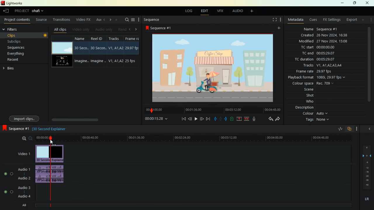 Image resolution: width=374 pixels, height=210 pixels. Describe the element at coordinates (358, 128) in the screenshot. I see `menu` at that location.